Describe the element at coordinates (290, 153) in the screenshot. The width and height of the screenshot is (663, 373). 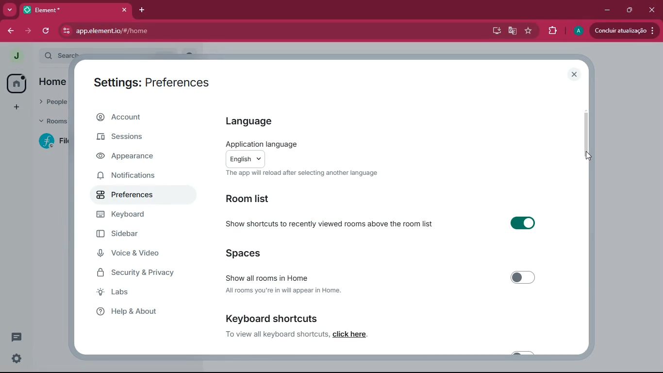
I see `application language` at that location.